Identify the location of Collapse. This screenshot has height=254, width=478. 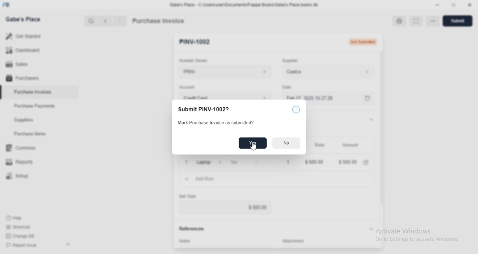
(371, 120).